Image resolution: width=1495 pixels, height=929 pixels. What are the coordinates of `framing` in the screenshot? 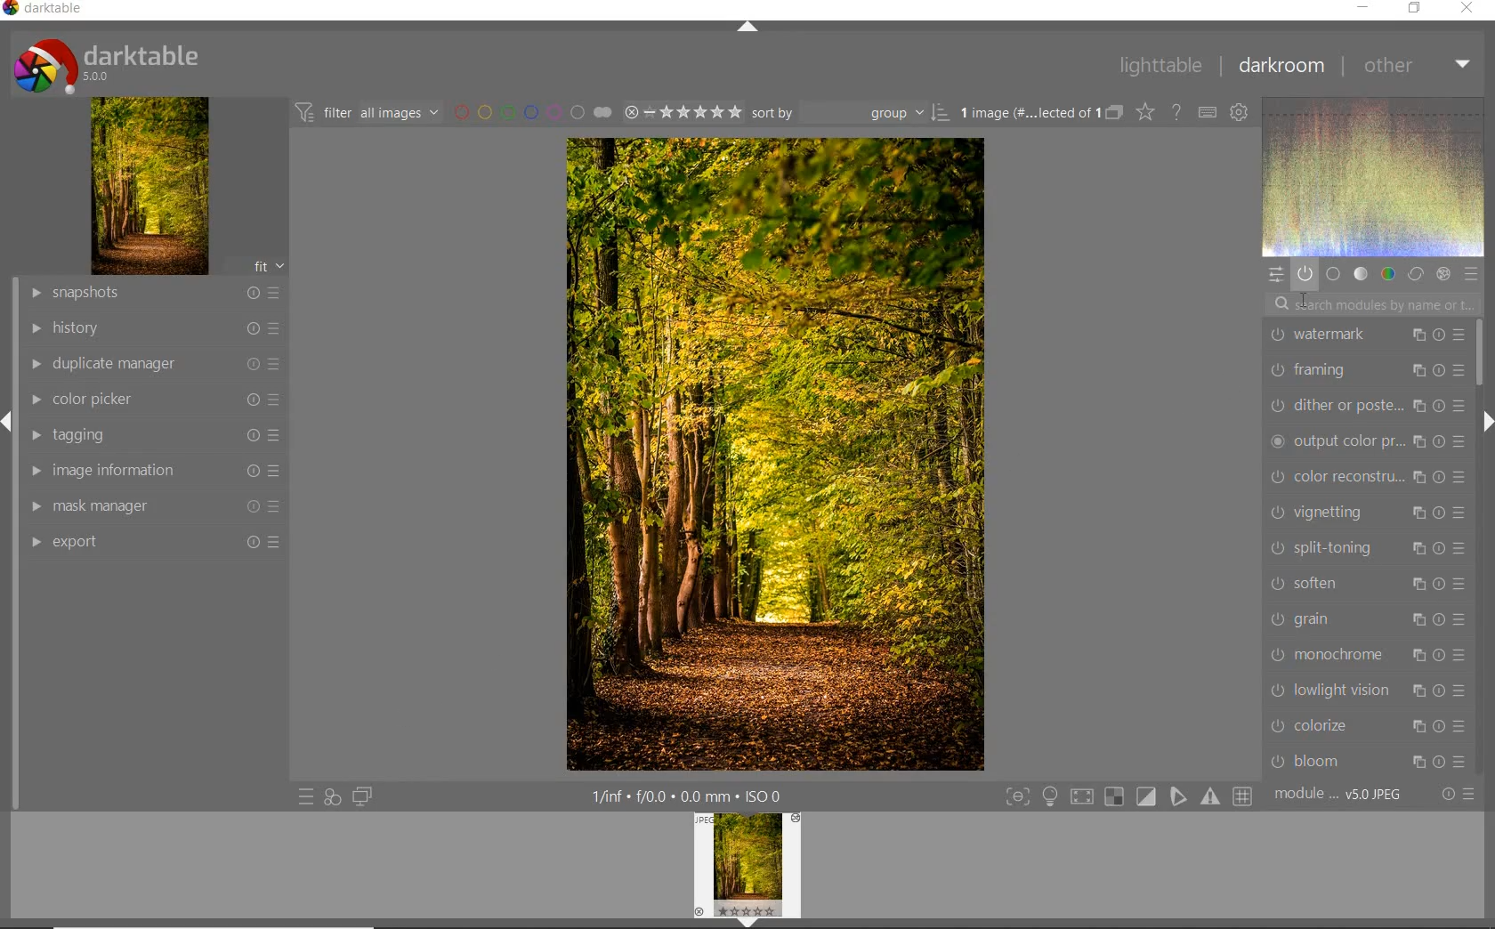 It's located at (1364, 369).